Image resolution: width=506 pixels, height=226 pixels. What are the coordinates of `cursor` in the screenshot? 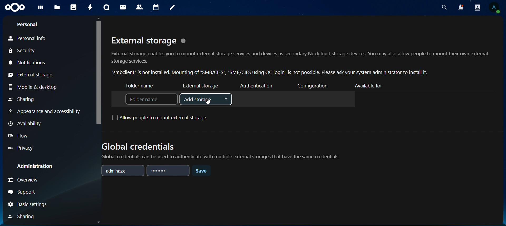 It's located at (98, 71).